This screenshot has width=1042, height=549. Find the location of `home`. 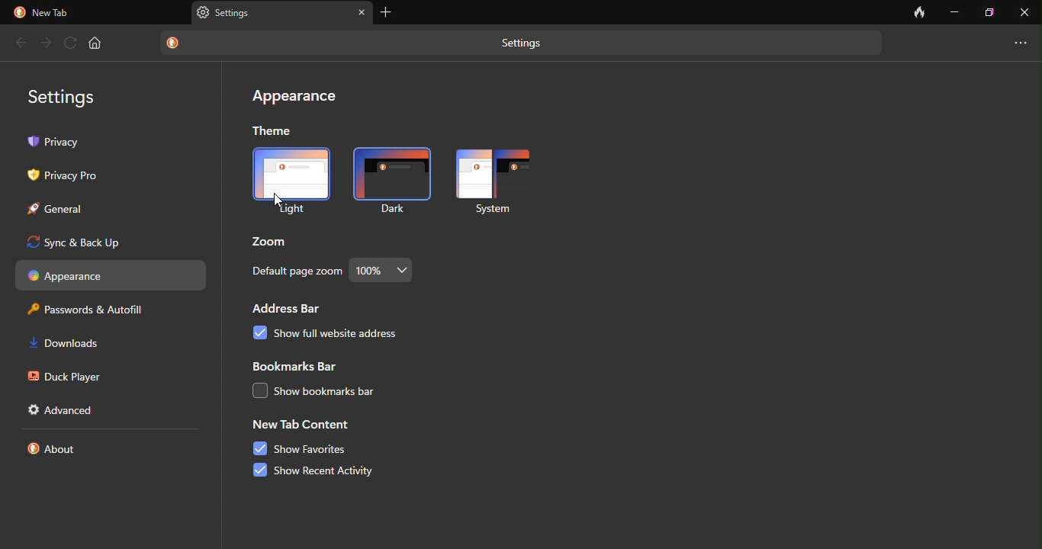

home is located at coordinates (97, 43).